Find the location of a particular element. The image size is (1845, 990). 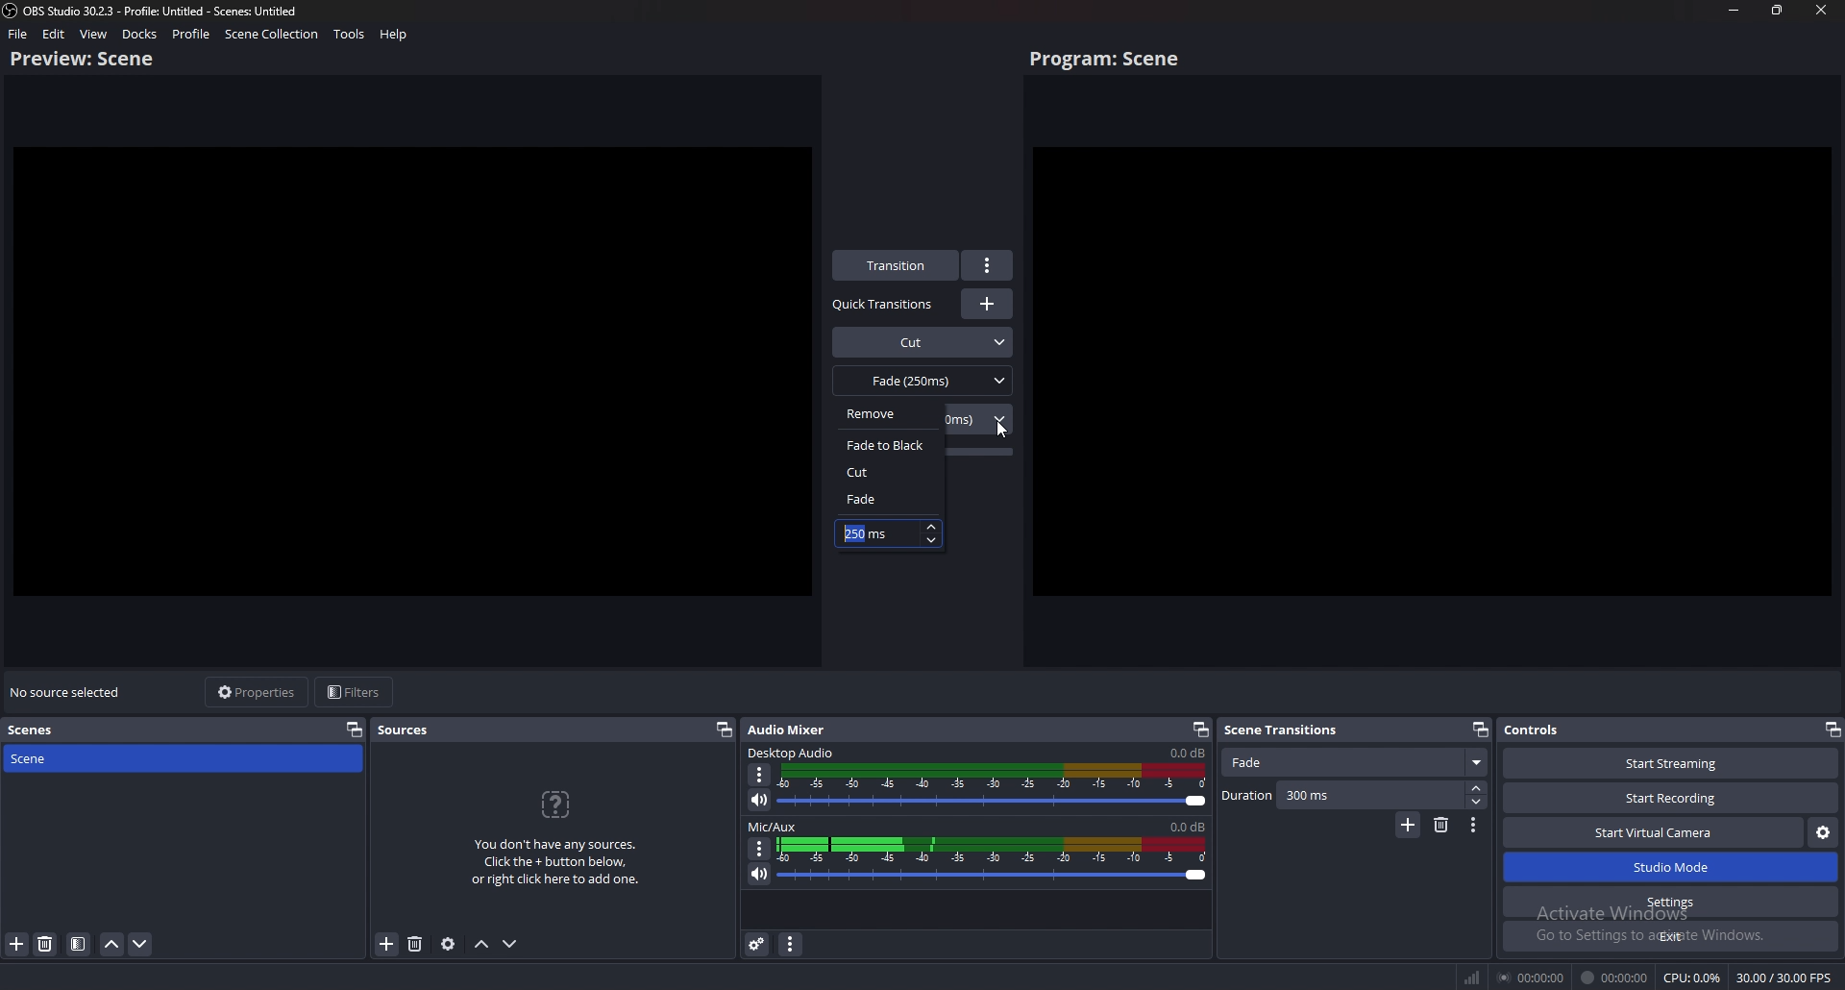

mute is located at coordinates (760, 874).